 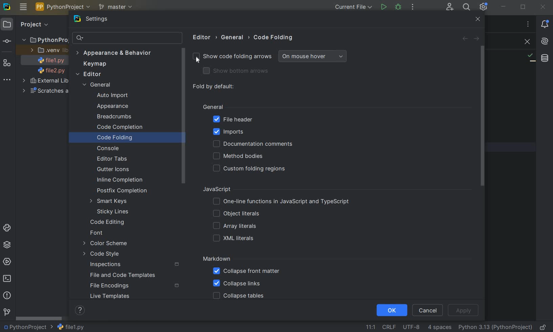 What do you see at coordinates (251, 169) in the screenshot?
I see `CUSTOM FOLDING REGIONS` at bounding box center [251, 169].